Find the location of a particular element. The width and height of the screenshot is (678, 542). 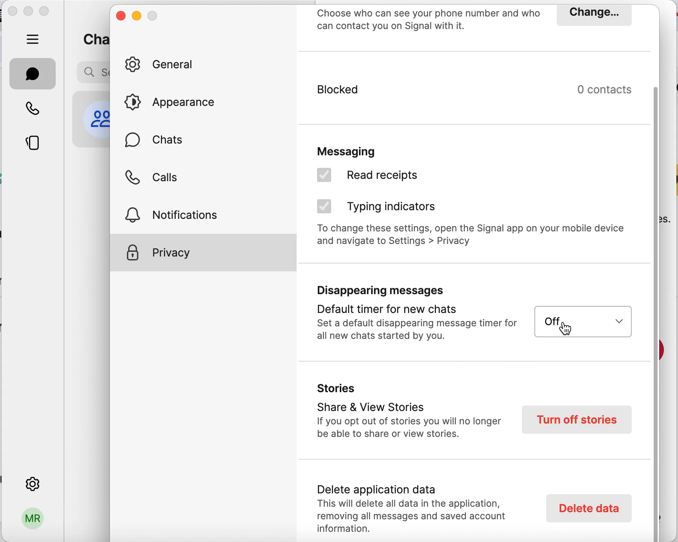

how to change this settings is located at coordinates (474, 238).